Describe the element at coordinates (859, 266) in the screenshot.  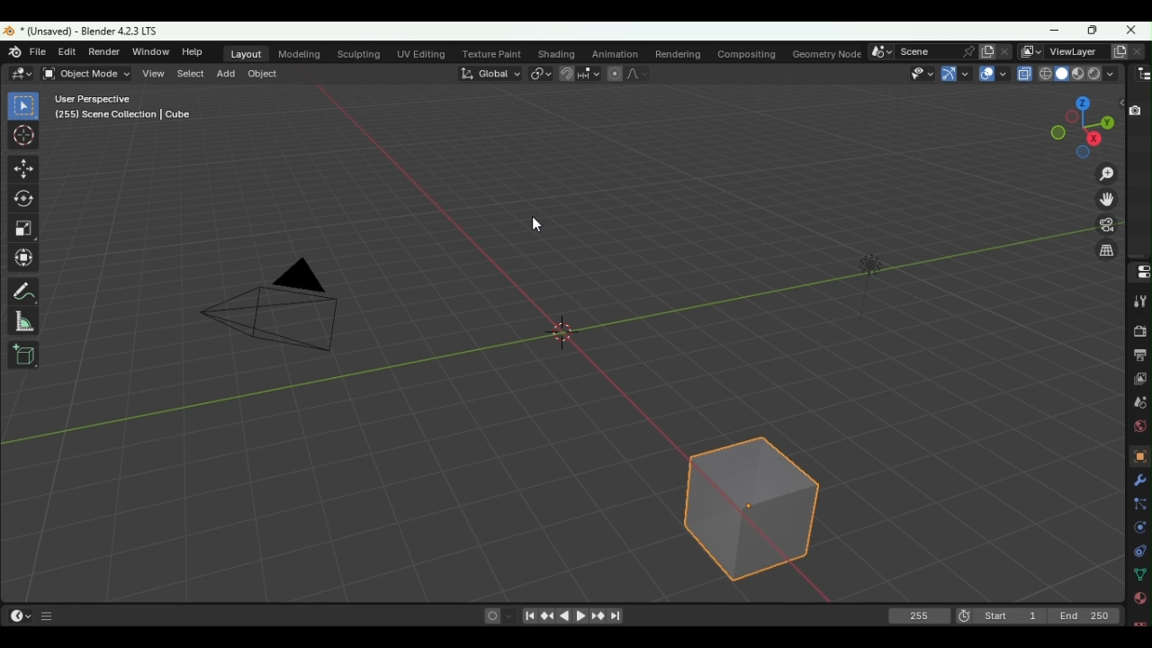
I see `lght source` at that location.